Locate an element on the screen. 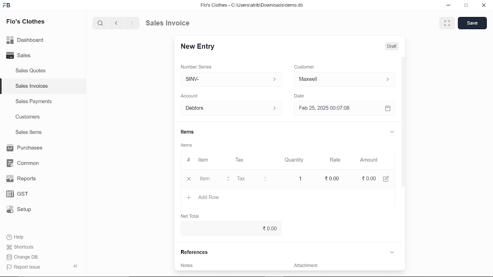   Quantity is located at coordinates (293, 160).